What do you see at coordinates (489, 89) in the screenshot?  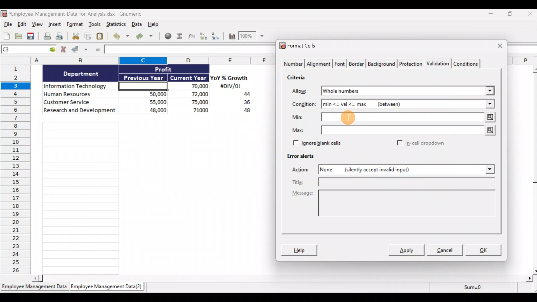 I see `Allow drop down` at bounding box center [489, 89].